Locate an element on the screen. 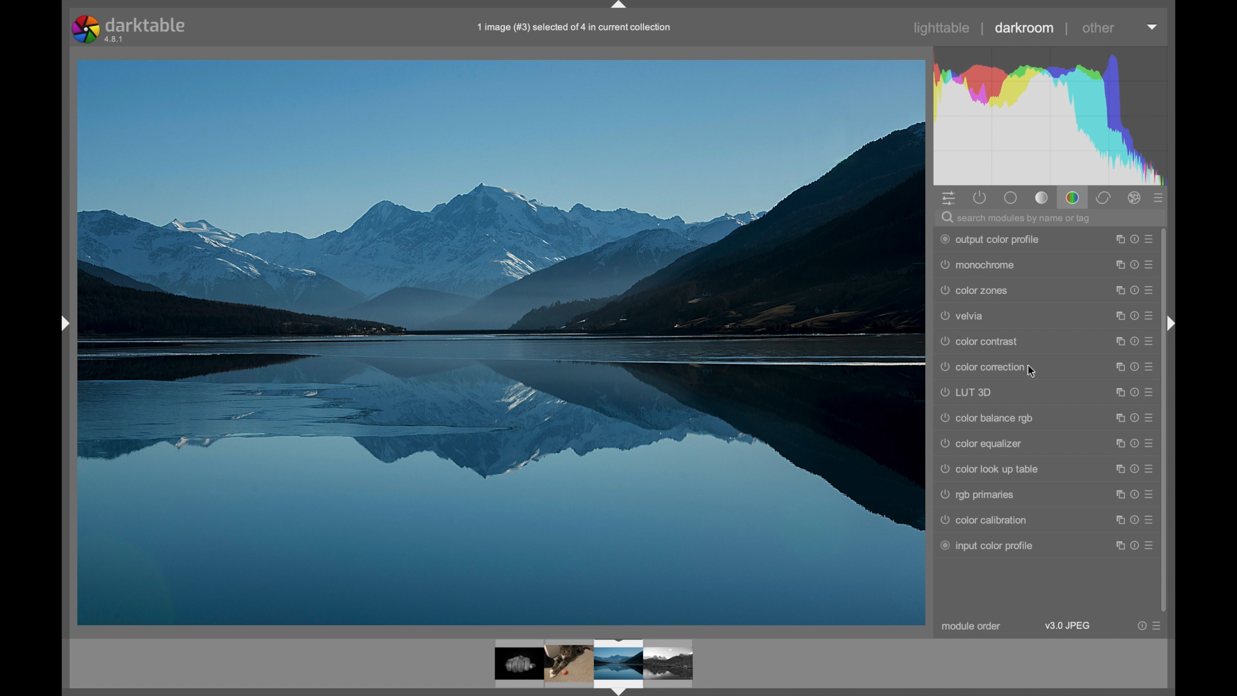 This screenshot has height=696, width=1237. color calibration is located at coordinates (983, 520).